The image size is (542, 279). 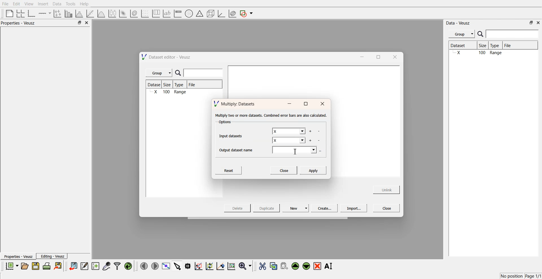 I want to click on Help, so click(x=86, y=5).